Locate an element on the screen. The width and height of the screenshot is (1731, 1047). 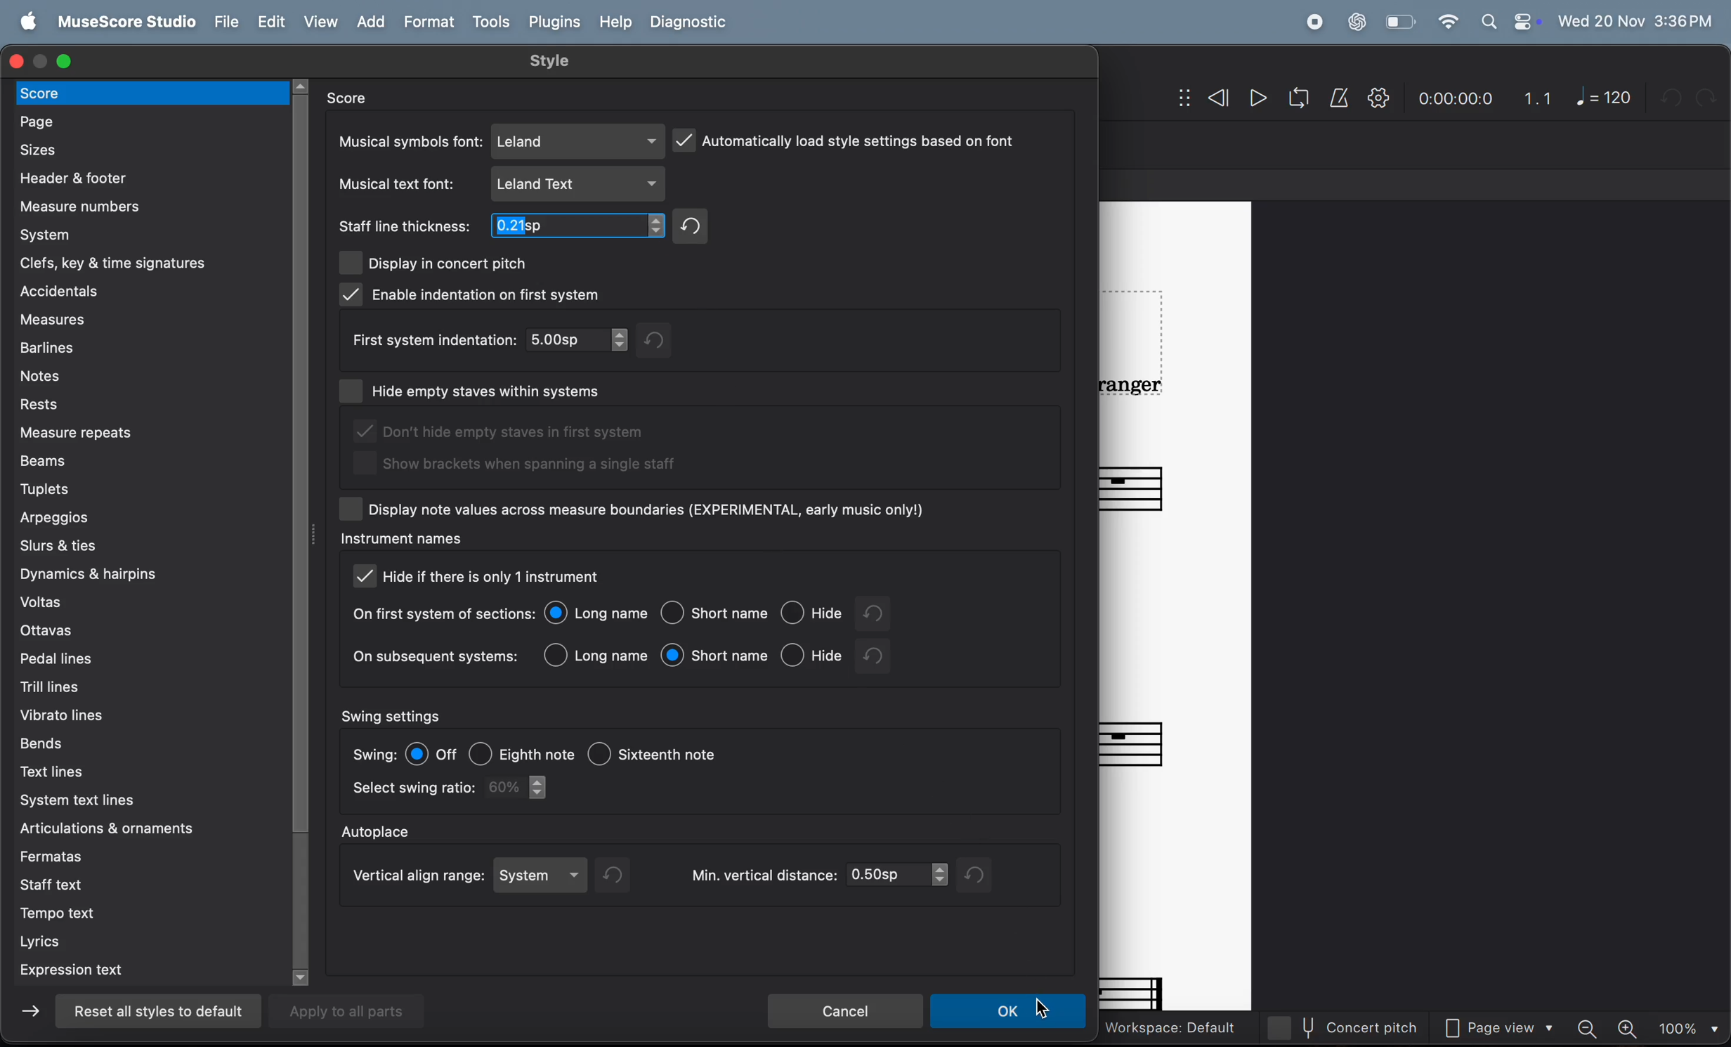
long name is located at coordinates (598, 654).